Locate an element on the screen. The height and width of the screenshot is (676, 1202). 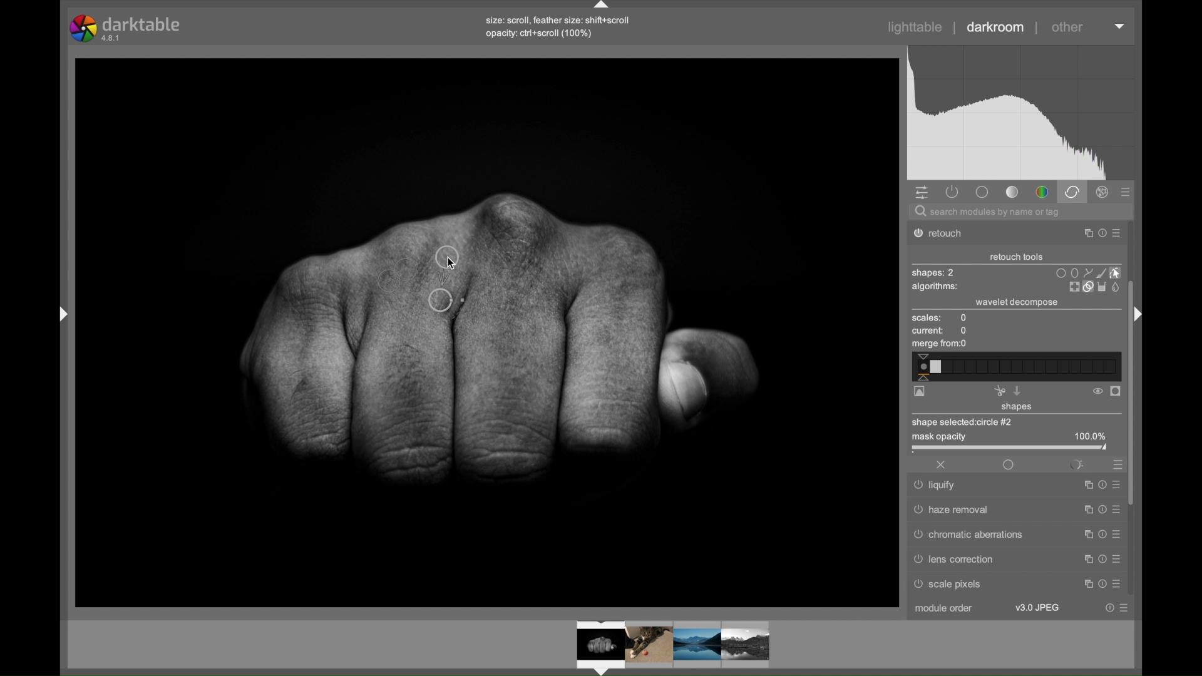
maximize is located at coordinates (1087, 585).